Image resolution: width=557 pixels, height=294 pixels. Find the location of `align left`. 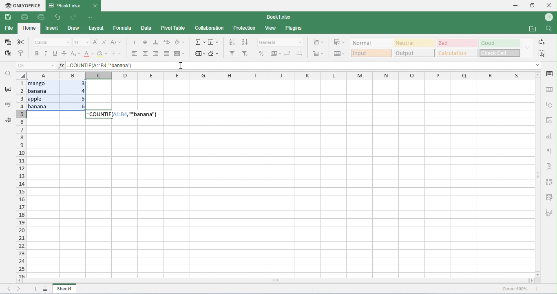

align left is located at coordinates (135, 54).